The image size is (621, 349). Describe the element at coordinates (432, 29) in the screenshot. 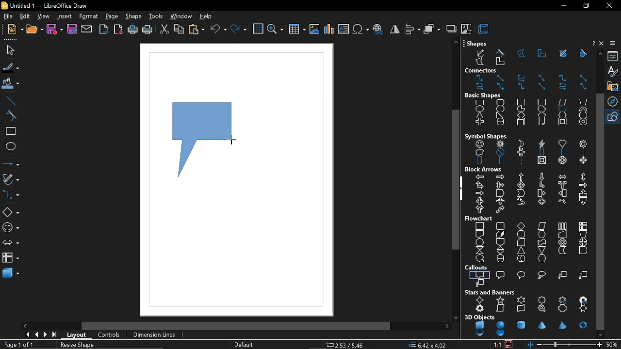

I see `arrange` at that location.